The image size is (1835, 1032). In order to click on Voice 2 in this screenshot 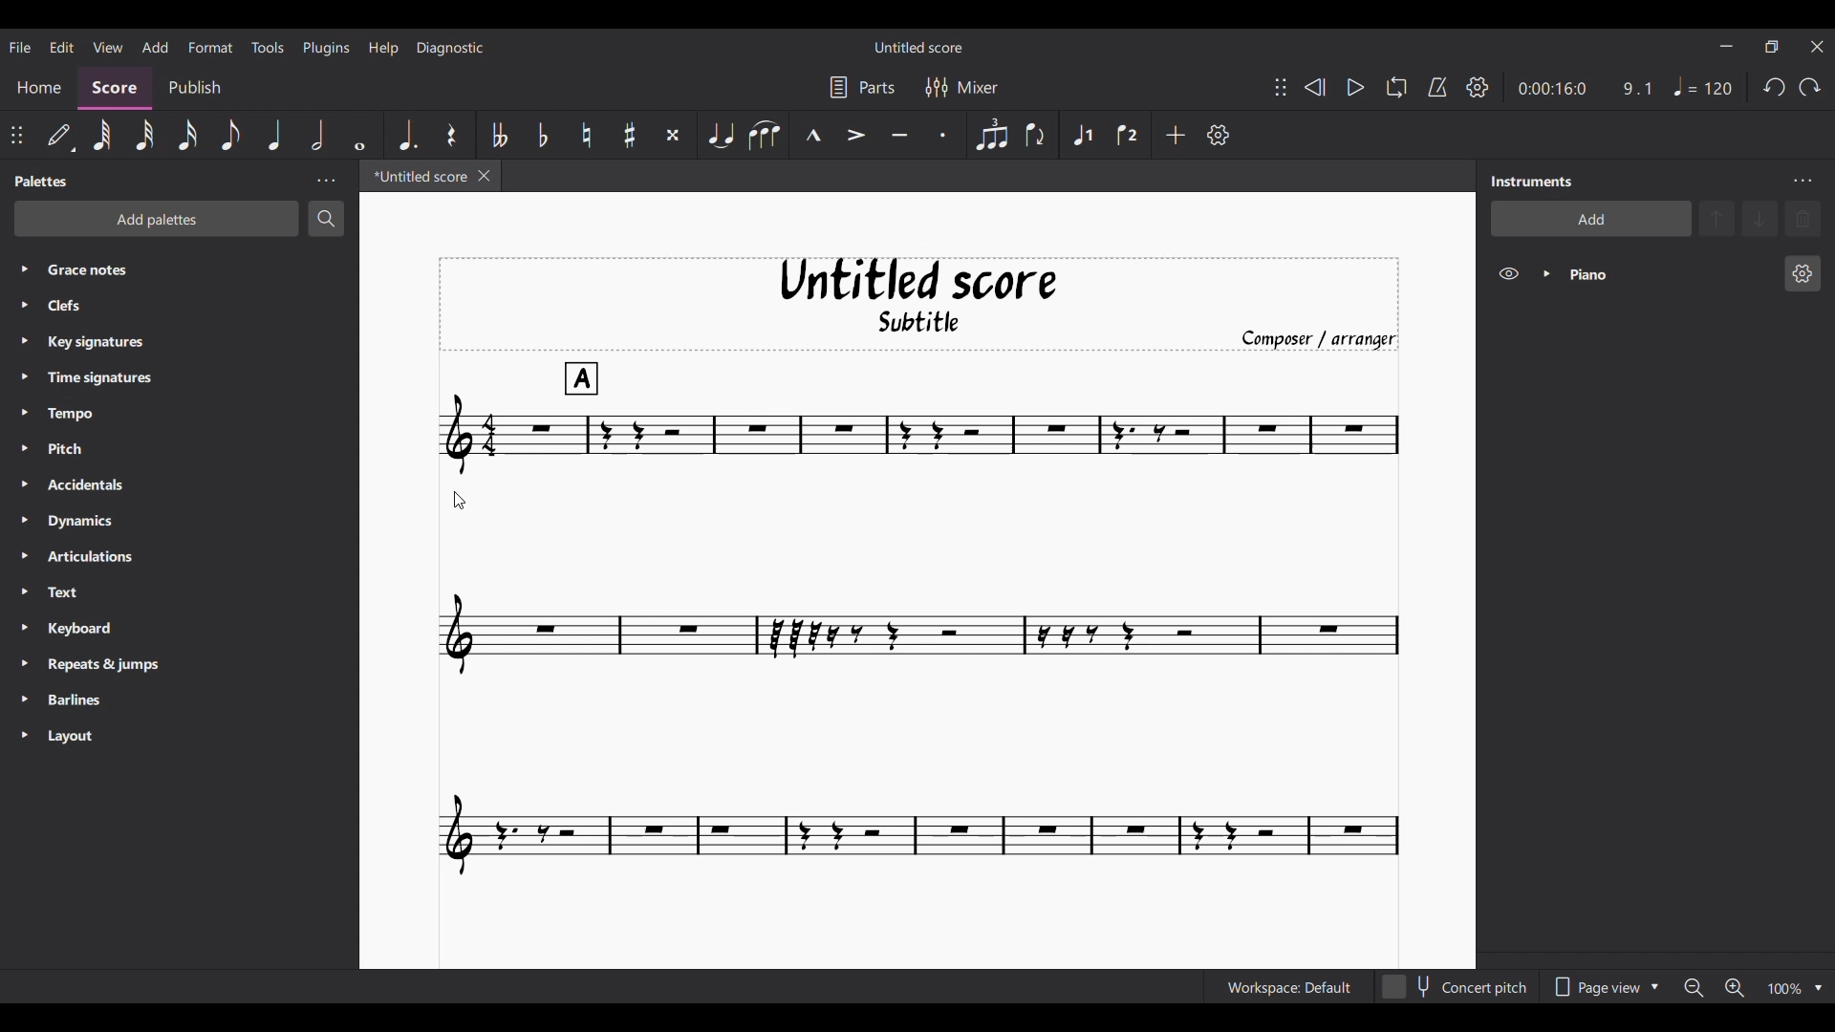, I will do `click(1127, 136)`.